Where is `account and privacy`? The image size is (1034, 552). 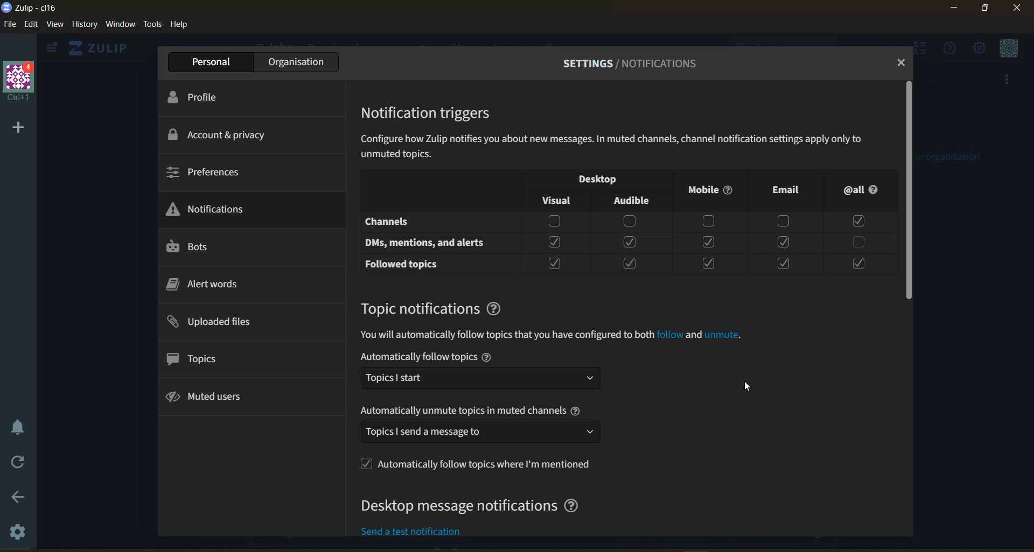 account and privacy is located at coordinates (225, 135).